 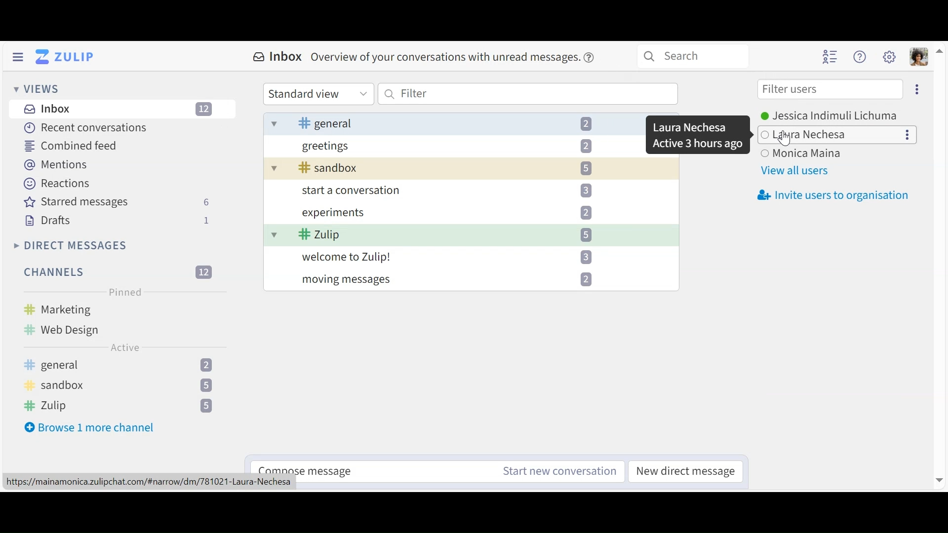 What do you see at coordinates (829, 56) in the screenshot?
I see `Hide user list` at bounding box center [829, 56].